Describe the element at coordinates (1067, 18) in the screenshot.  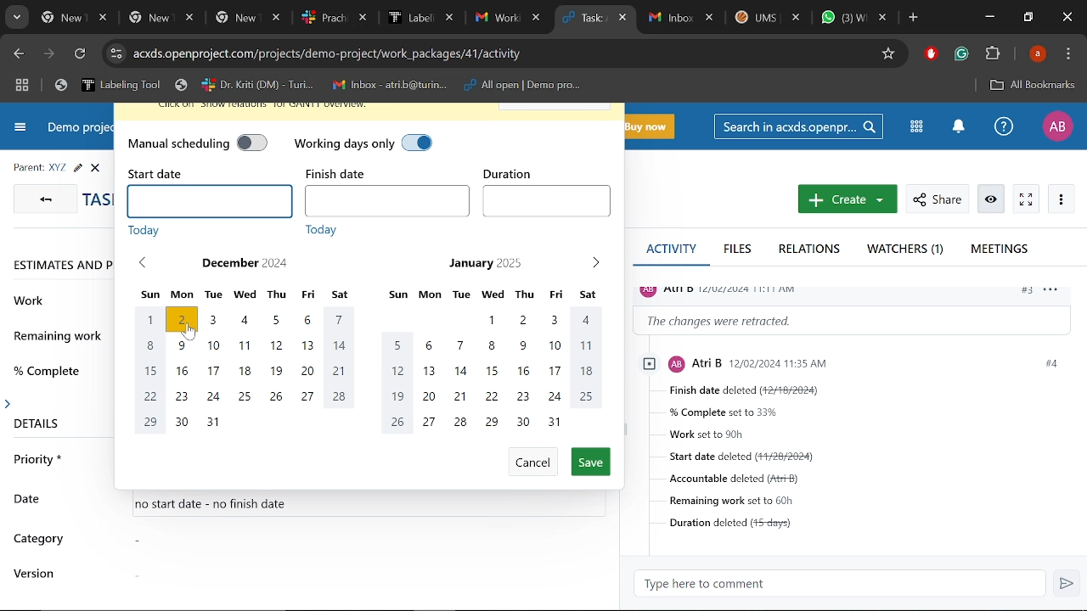
I see `Close` at that location.